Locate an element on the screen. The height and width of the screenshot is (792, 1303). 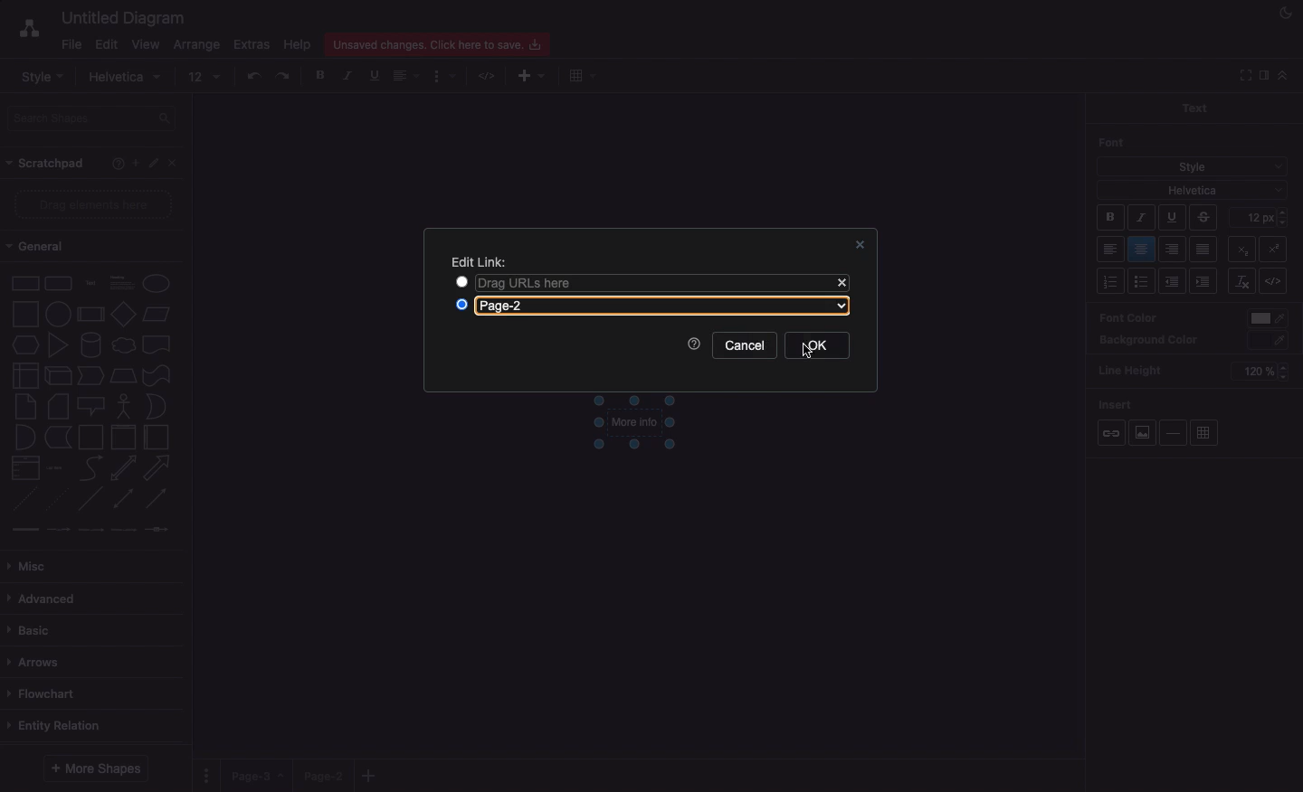
120% is located at coordinates (1258, 372).